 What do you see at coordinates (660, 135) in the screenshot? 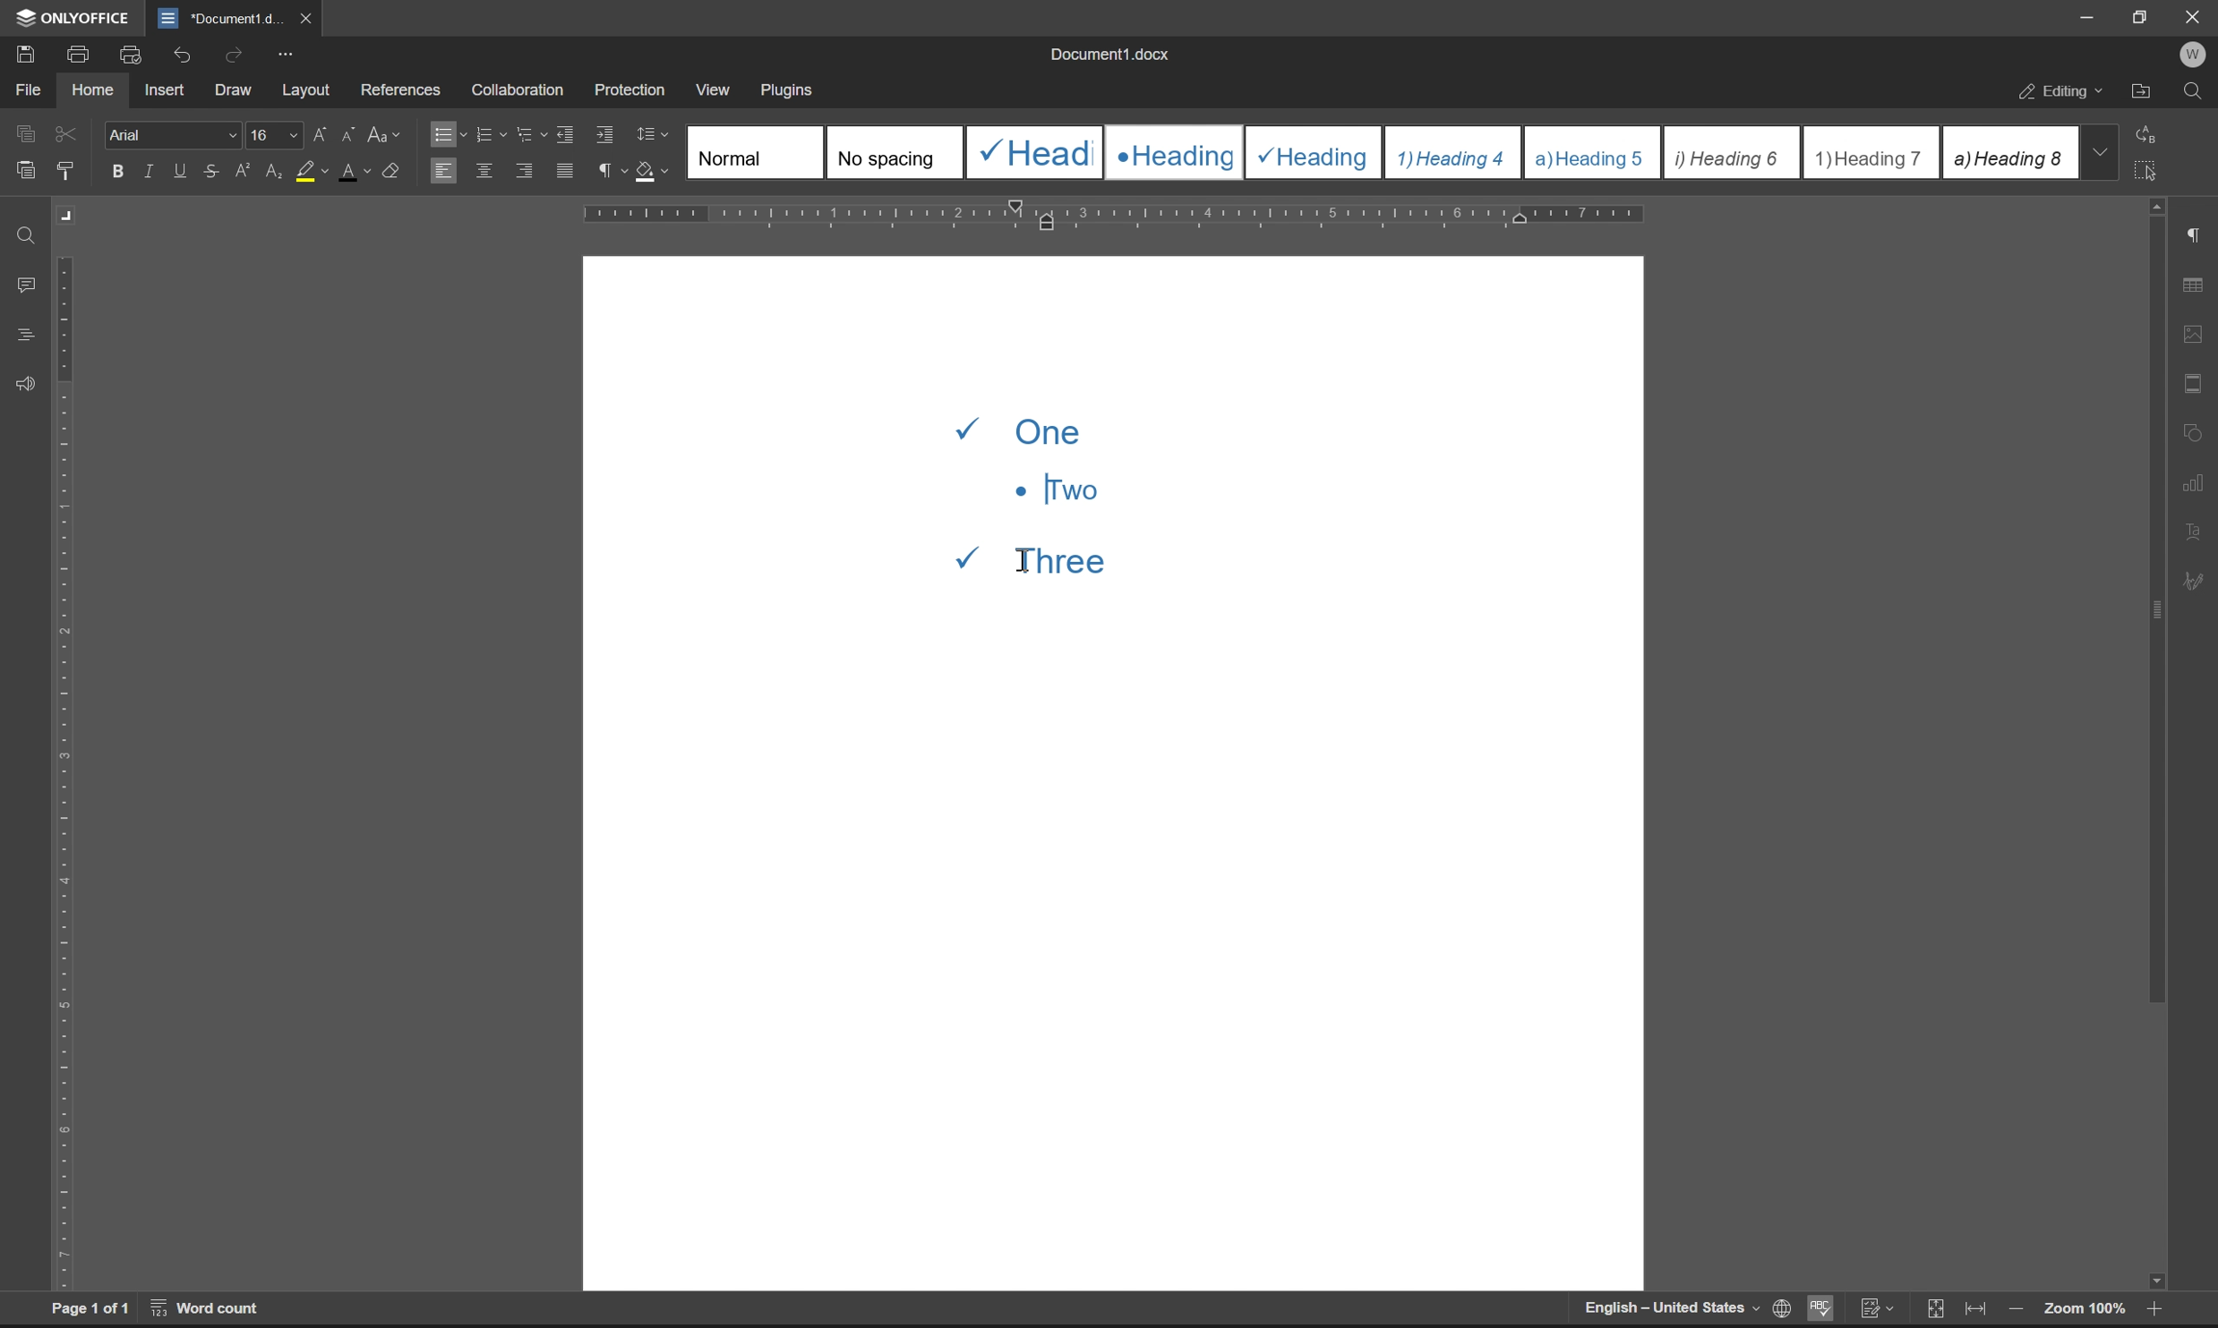
I see `Line spacing` at bounding box center [660, 135].